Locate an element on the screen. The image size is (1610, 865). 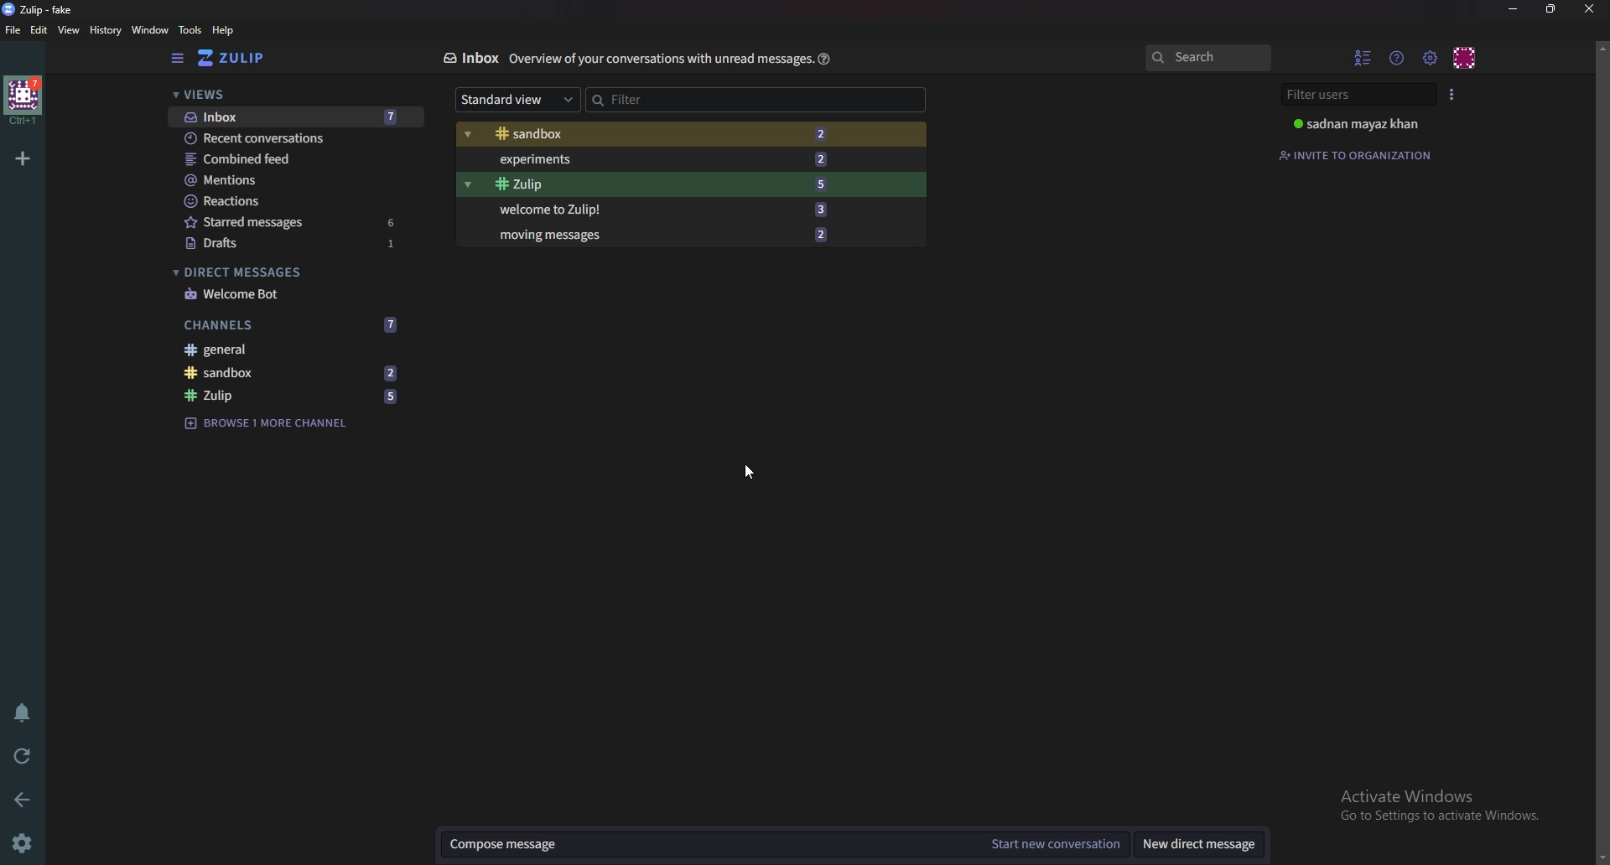
views is located at coordinates (292, 94).